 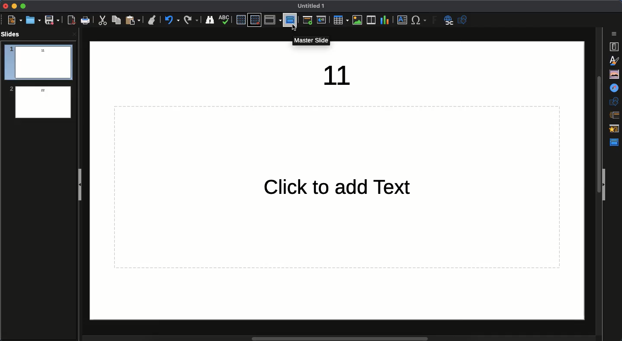 I want to click on Collapse, so click(x=605, y=185).